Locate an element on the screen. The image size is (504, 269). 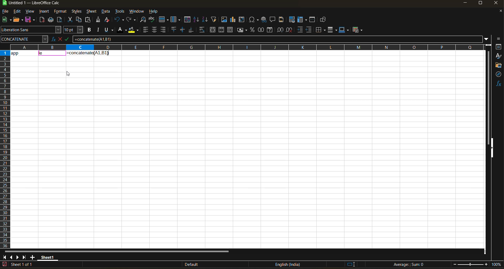
formula is located at coordinates (88, 52).